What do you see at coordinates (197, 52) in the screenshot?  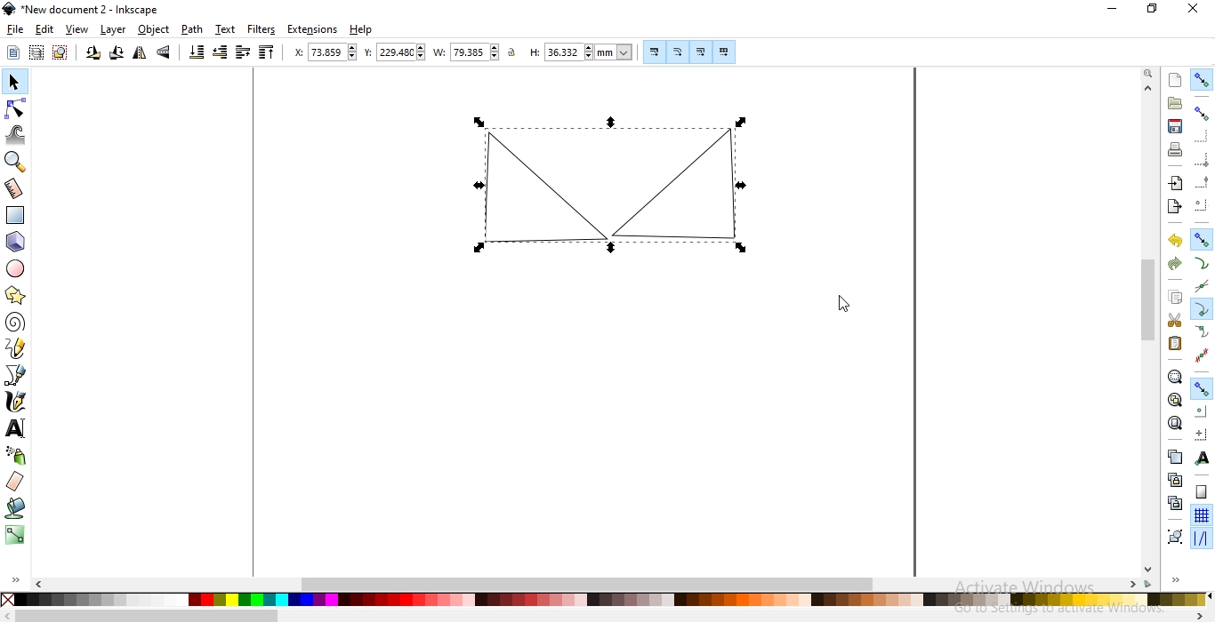 I see `lower selection to bottom` at bounding box center [197, 52].